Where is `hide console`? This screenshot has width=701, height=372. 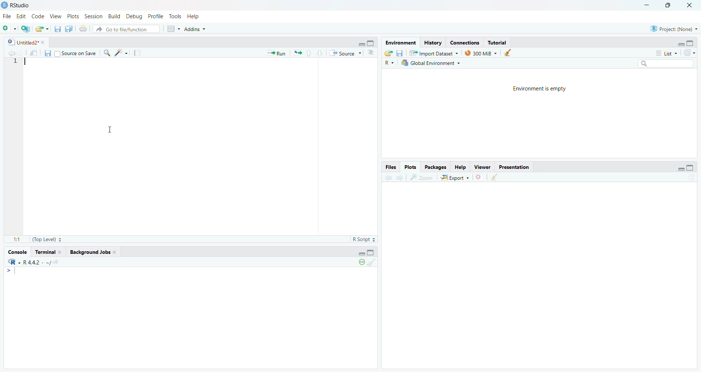 hide console is located at coordinates (692, 43).